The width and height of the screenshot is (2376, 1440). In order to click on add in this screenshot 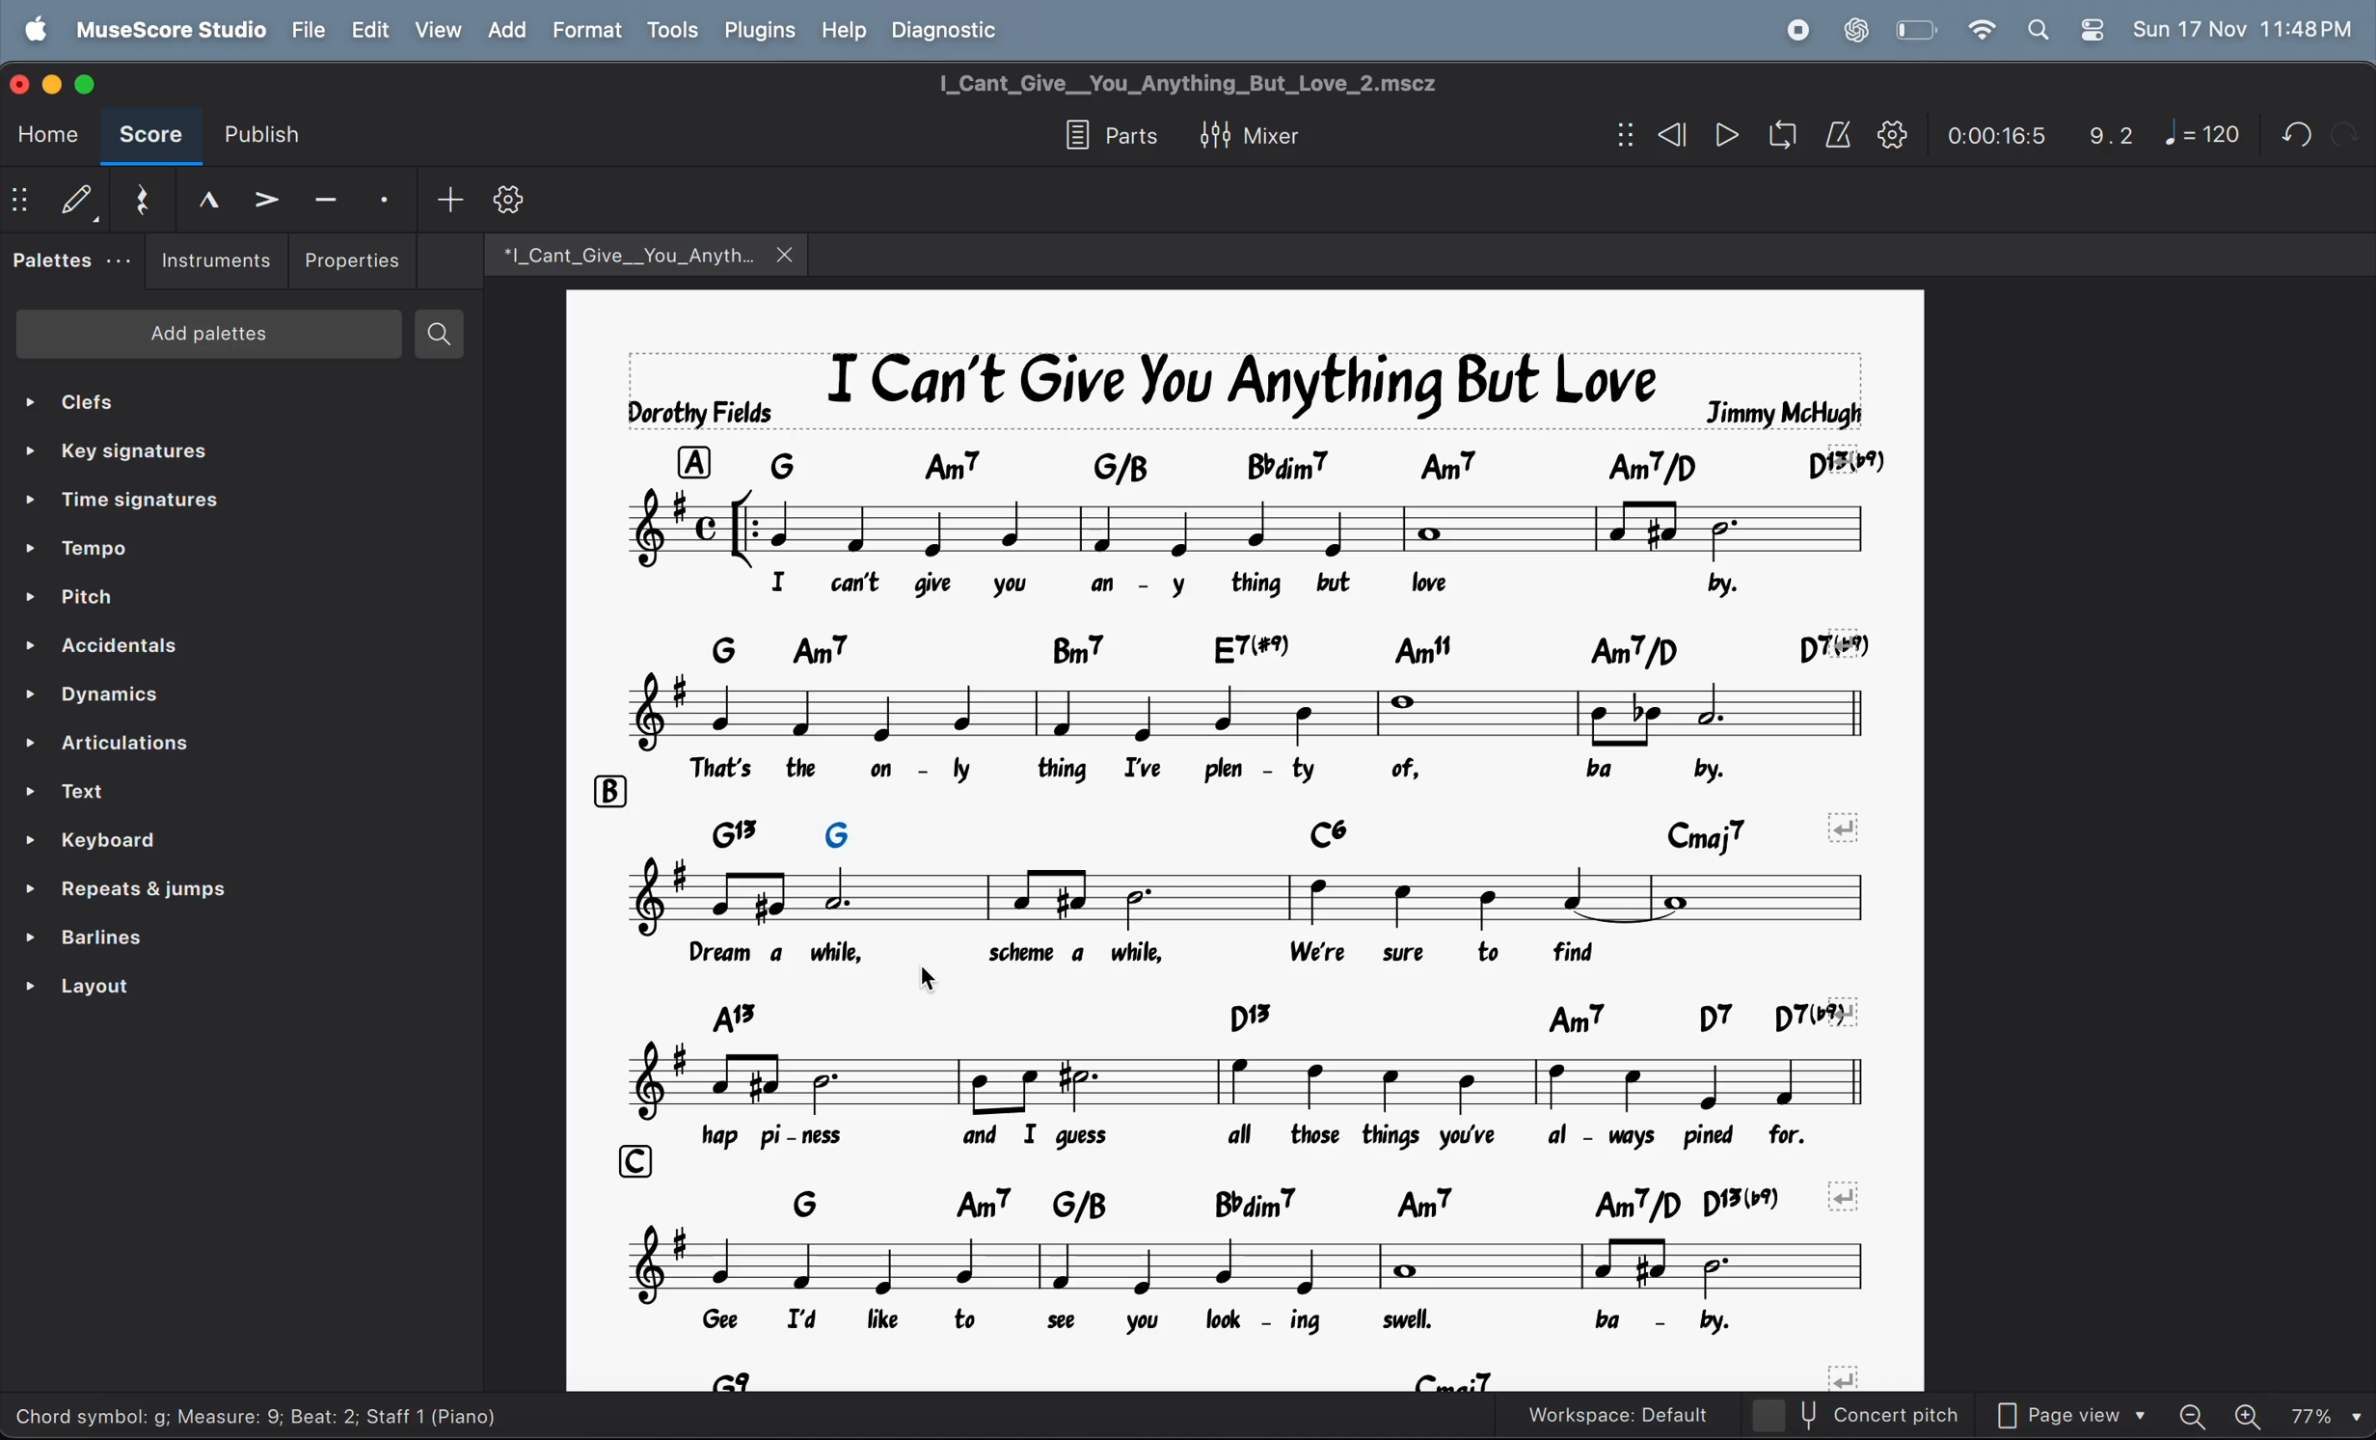, I will do `click(453, 199)`.